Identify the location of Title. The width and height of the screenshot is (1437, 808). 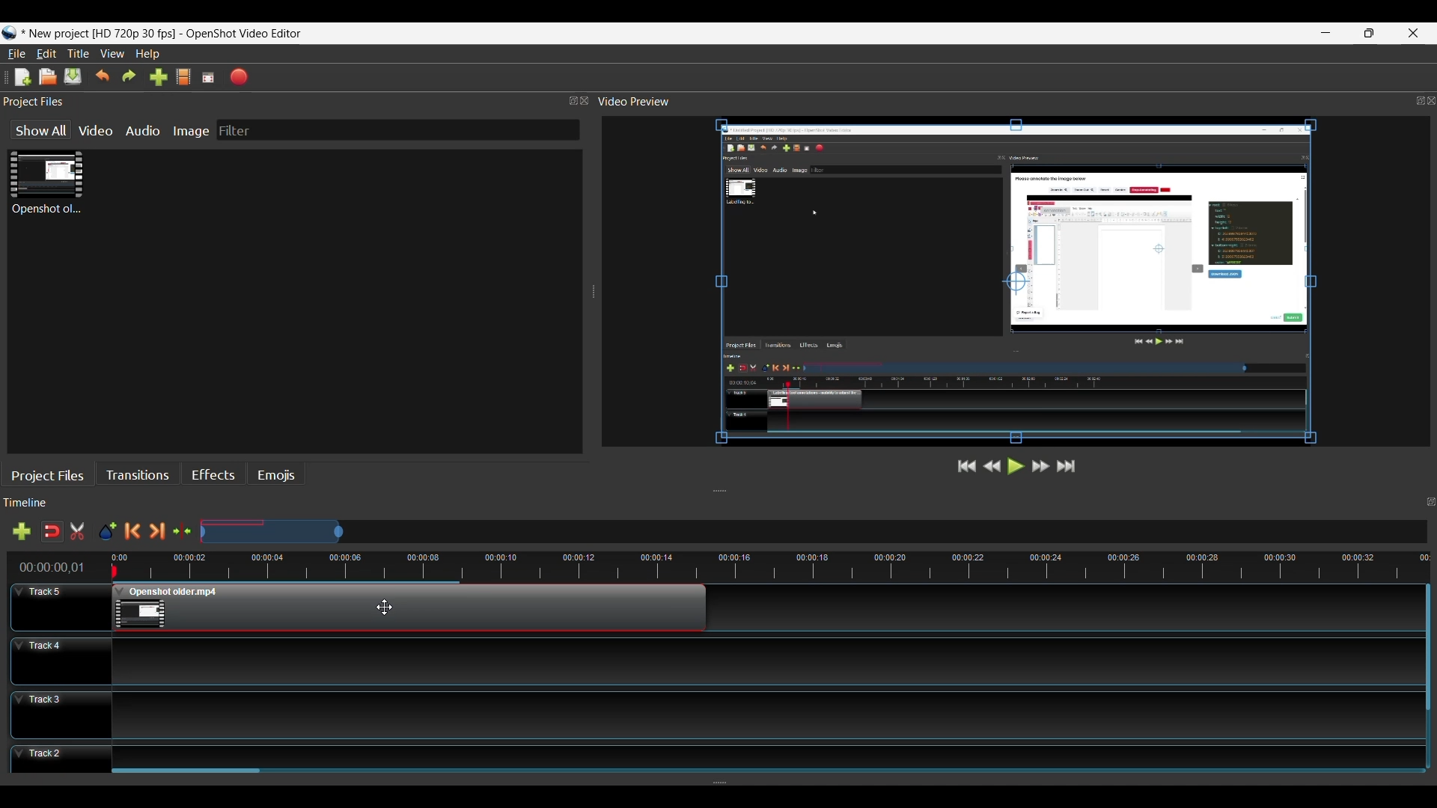
(80, 55).